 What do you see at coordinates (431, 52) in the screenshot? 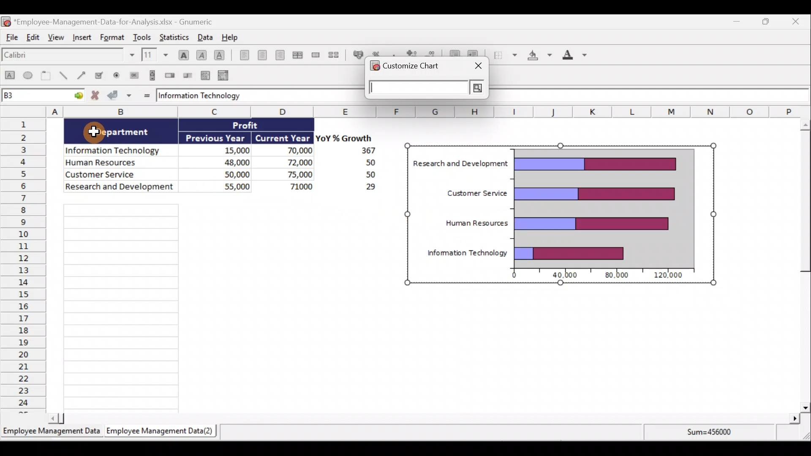
I see `Decrease decimals` at bounding box center [431, 52].